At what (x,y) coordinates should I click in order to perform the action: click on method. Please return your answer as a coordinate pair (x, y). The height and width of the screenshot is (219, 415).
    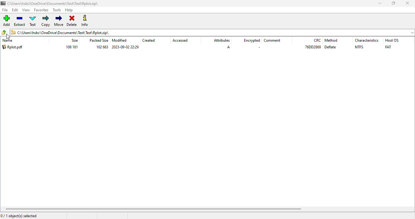
    Looking at the image, I should click on (331, 40).